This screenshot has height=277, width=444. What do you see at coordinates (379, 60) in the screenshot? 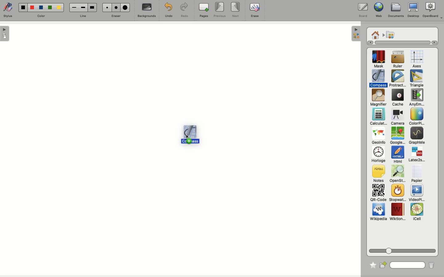
I see `Mask` at bounding box center [379, 60].